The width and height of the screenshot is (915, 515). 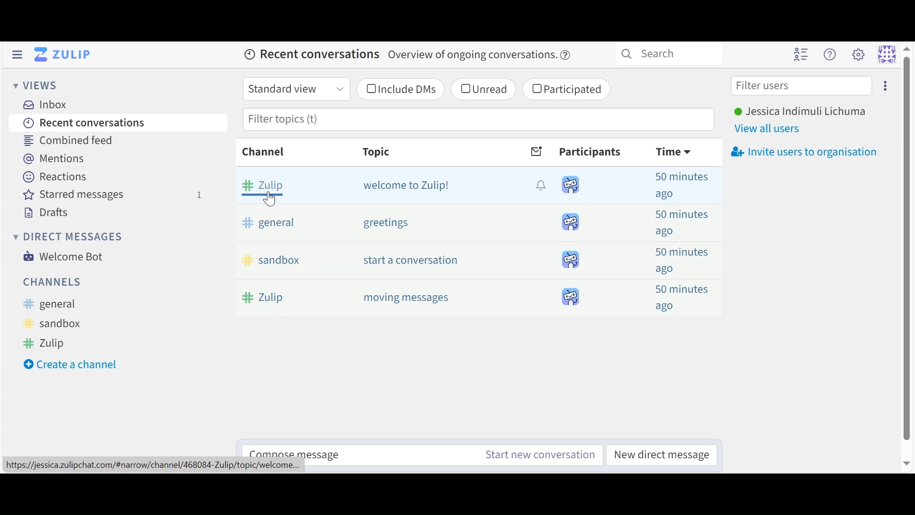 I want to click on Topic, so click(x=376, y=153).